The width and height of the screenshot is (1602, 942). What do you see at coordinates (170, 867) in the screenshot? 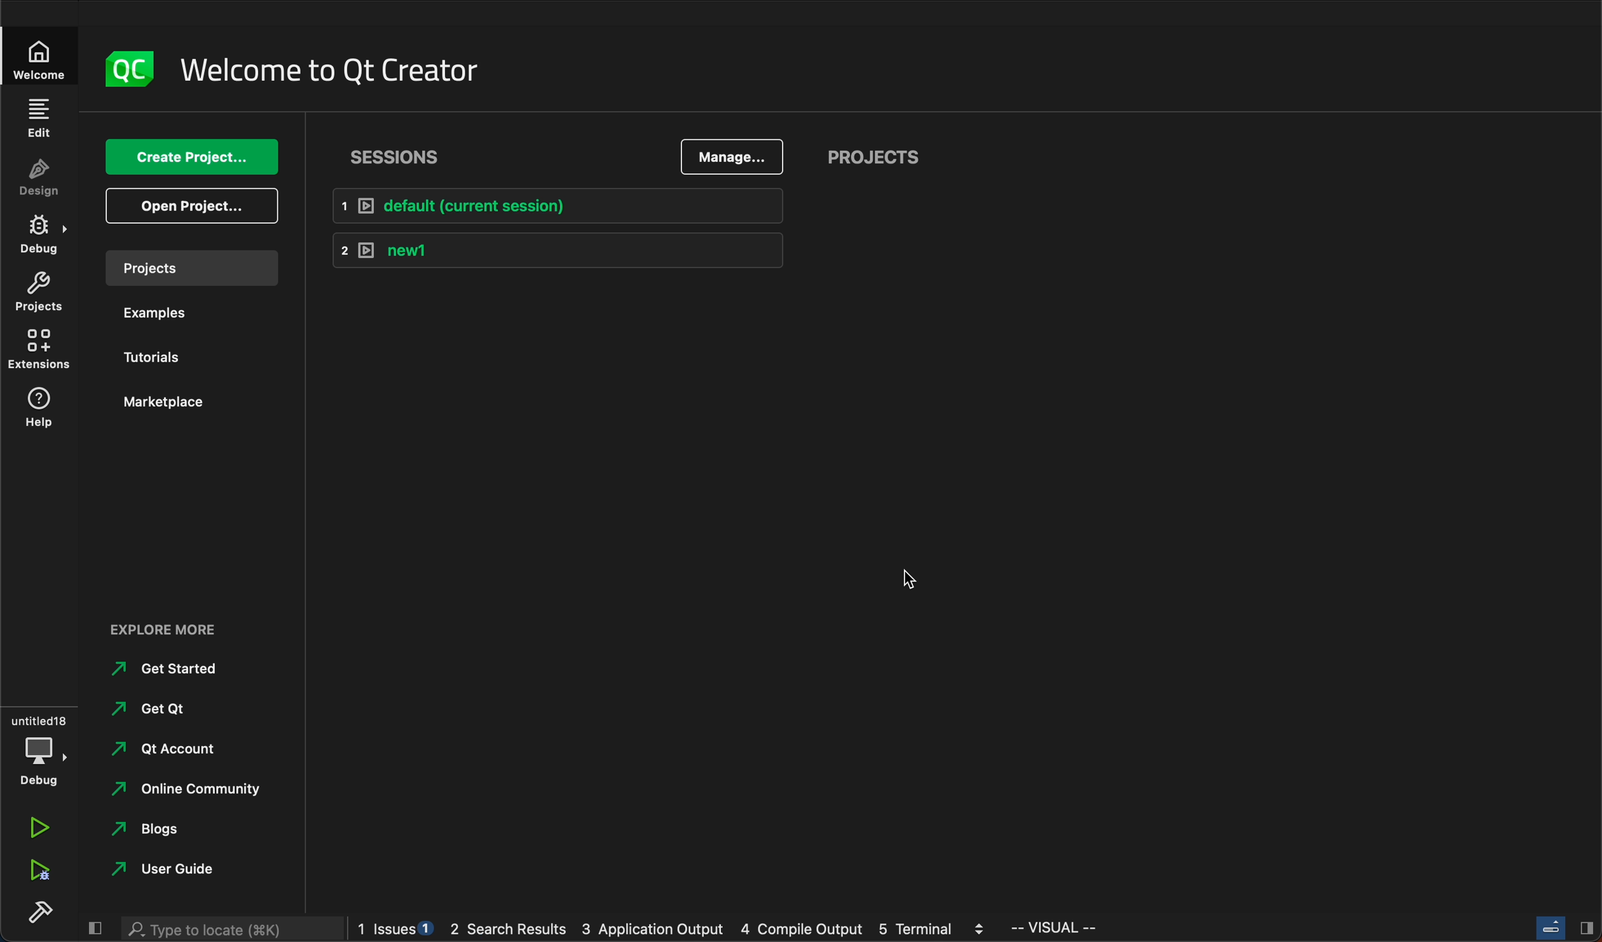
I see `guide` at bounding box center [170, 867].